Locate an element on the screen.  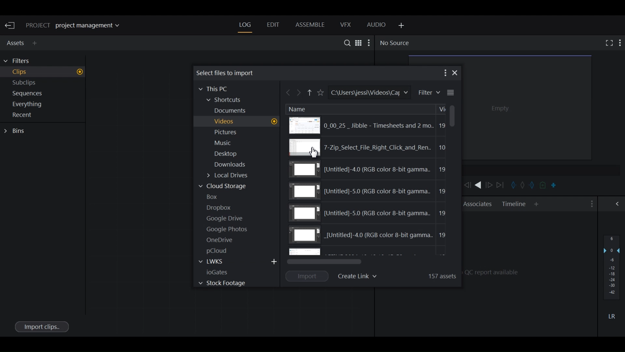
File Location is located at coordinates (368, 93).